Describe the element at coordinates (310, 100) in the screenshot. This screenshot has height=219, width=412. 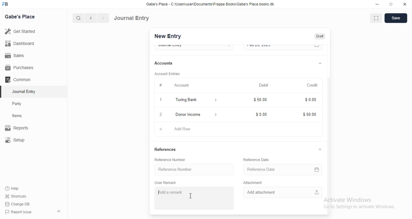
I see `$000` at that location.